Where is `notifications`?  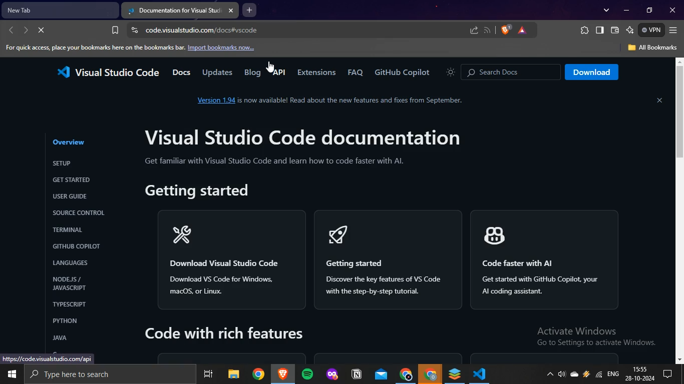 notifications is located at coordinates (672, 374).